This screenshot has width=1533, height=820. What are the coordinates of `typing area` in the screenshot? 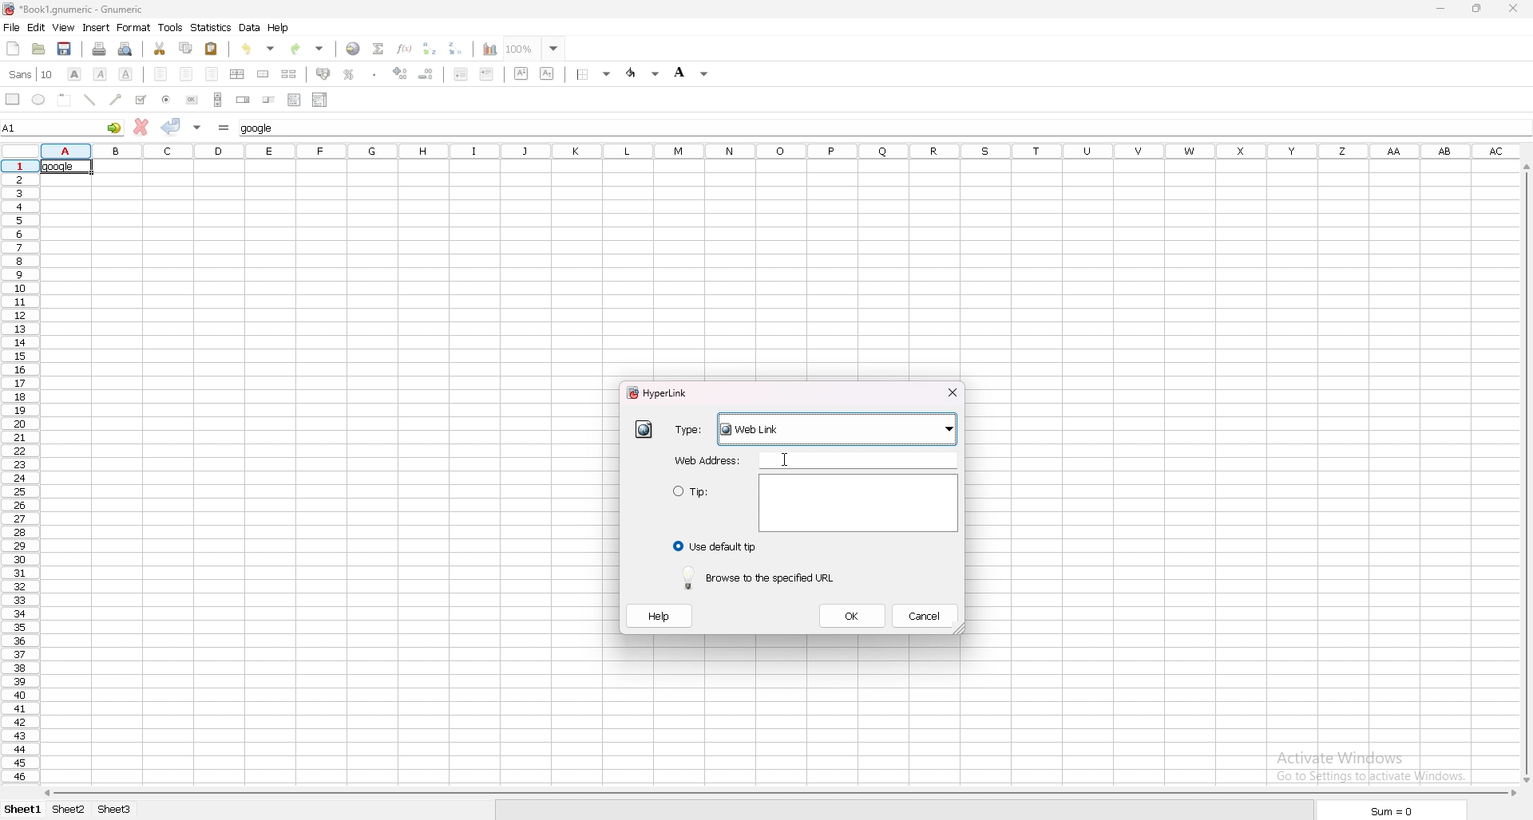 It's located at (858, 458).